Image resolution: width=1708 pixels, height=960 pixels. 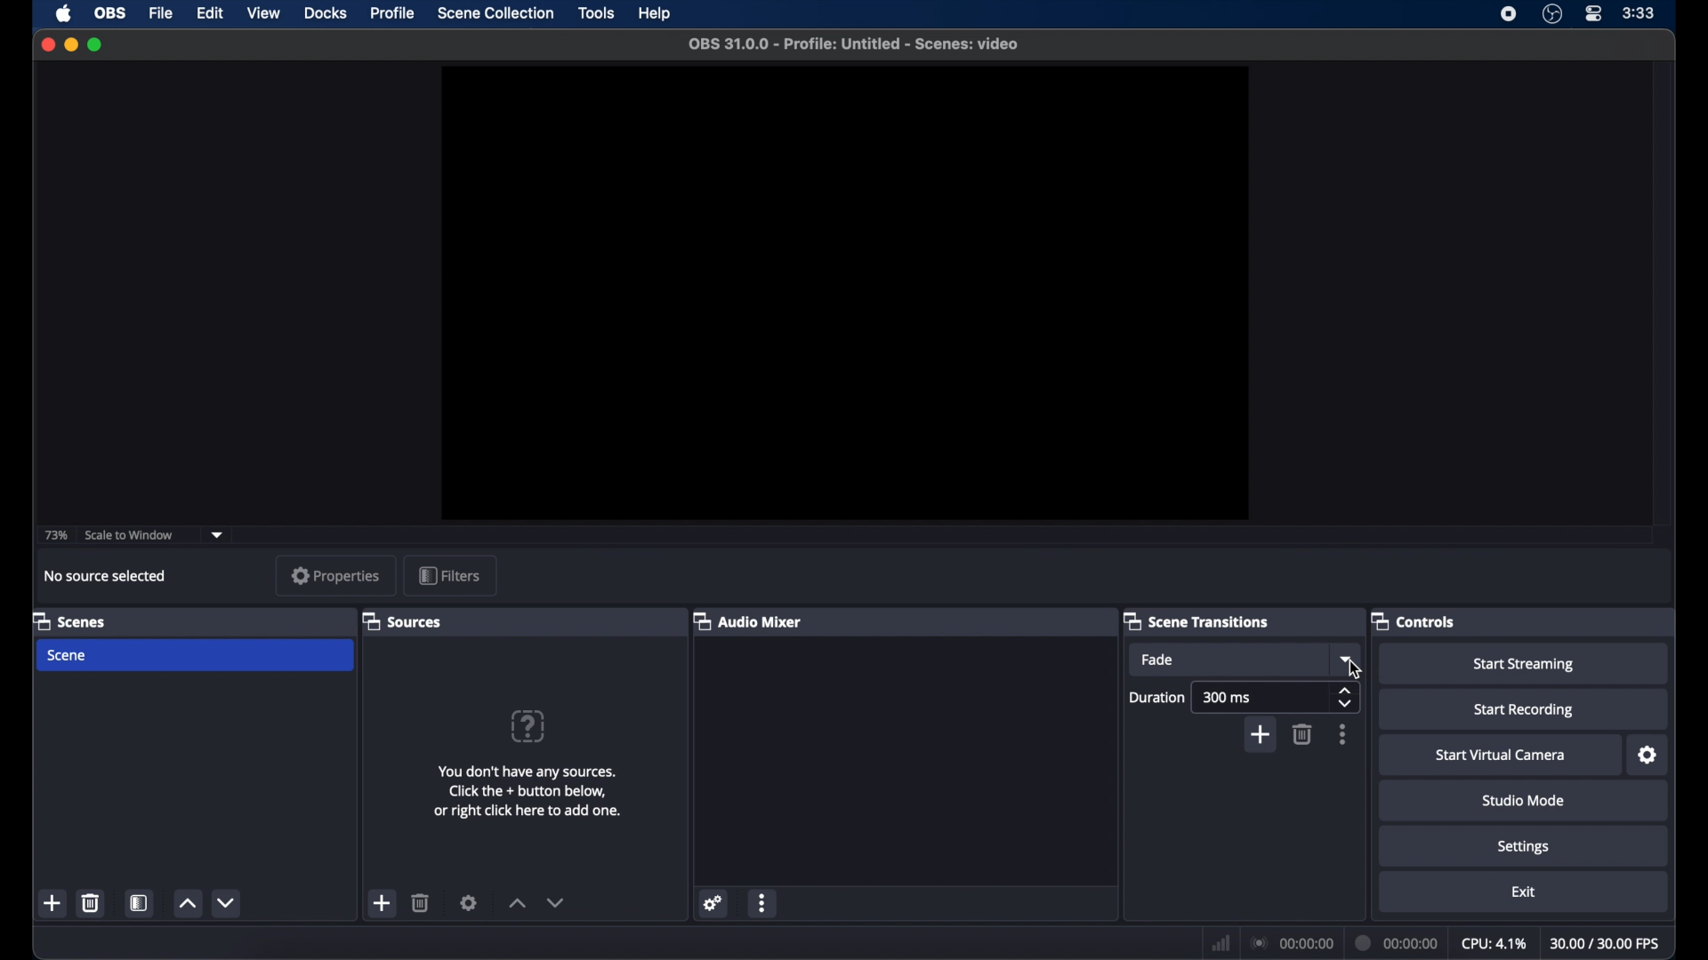 What do you see at coordinates (556, 902) in the screenshot?
I see `decrement` at bounding box center [556, 902].